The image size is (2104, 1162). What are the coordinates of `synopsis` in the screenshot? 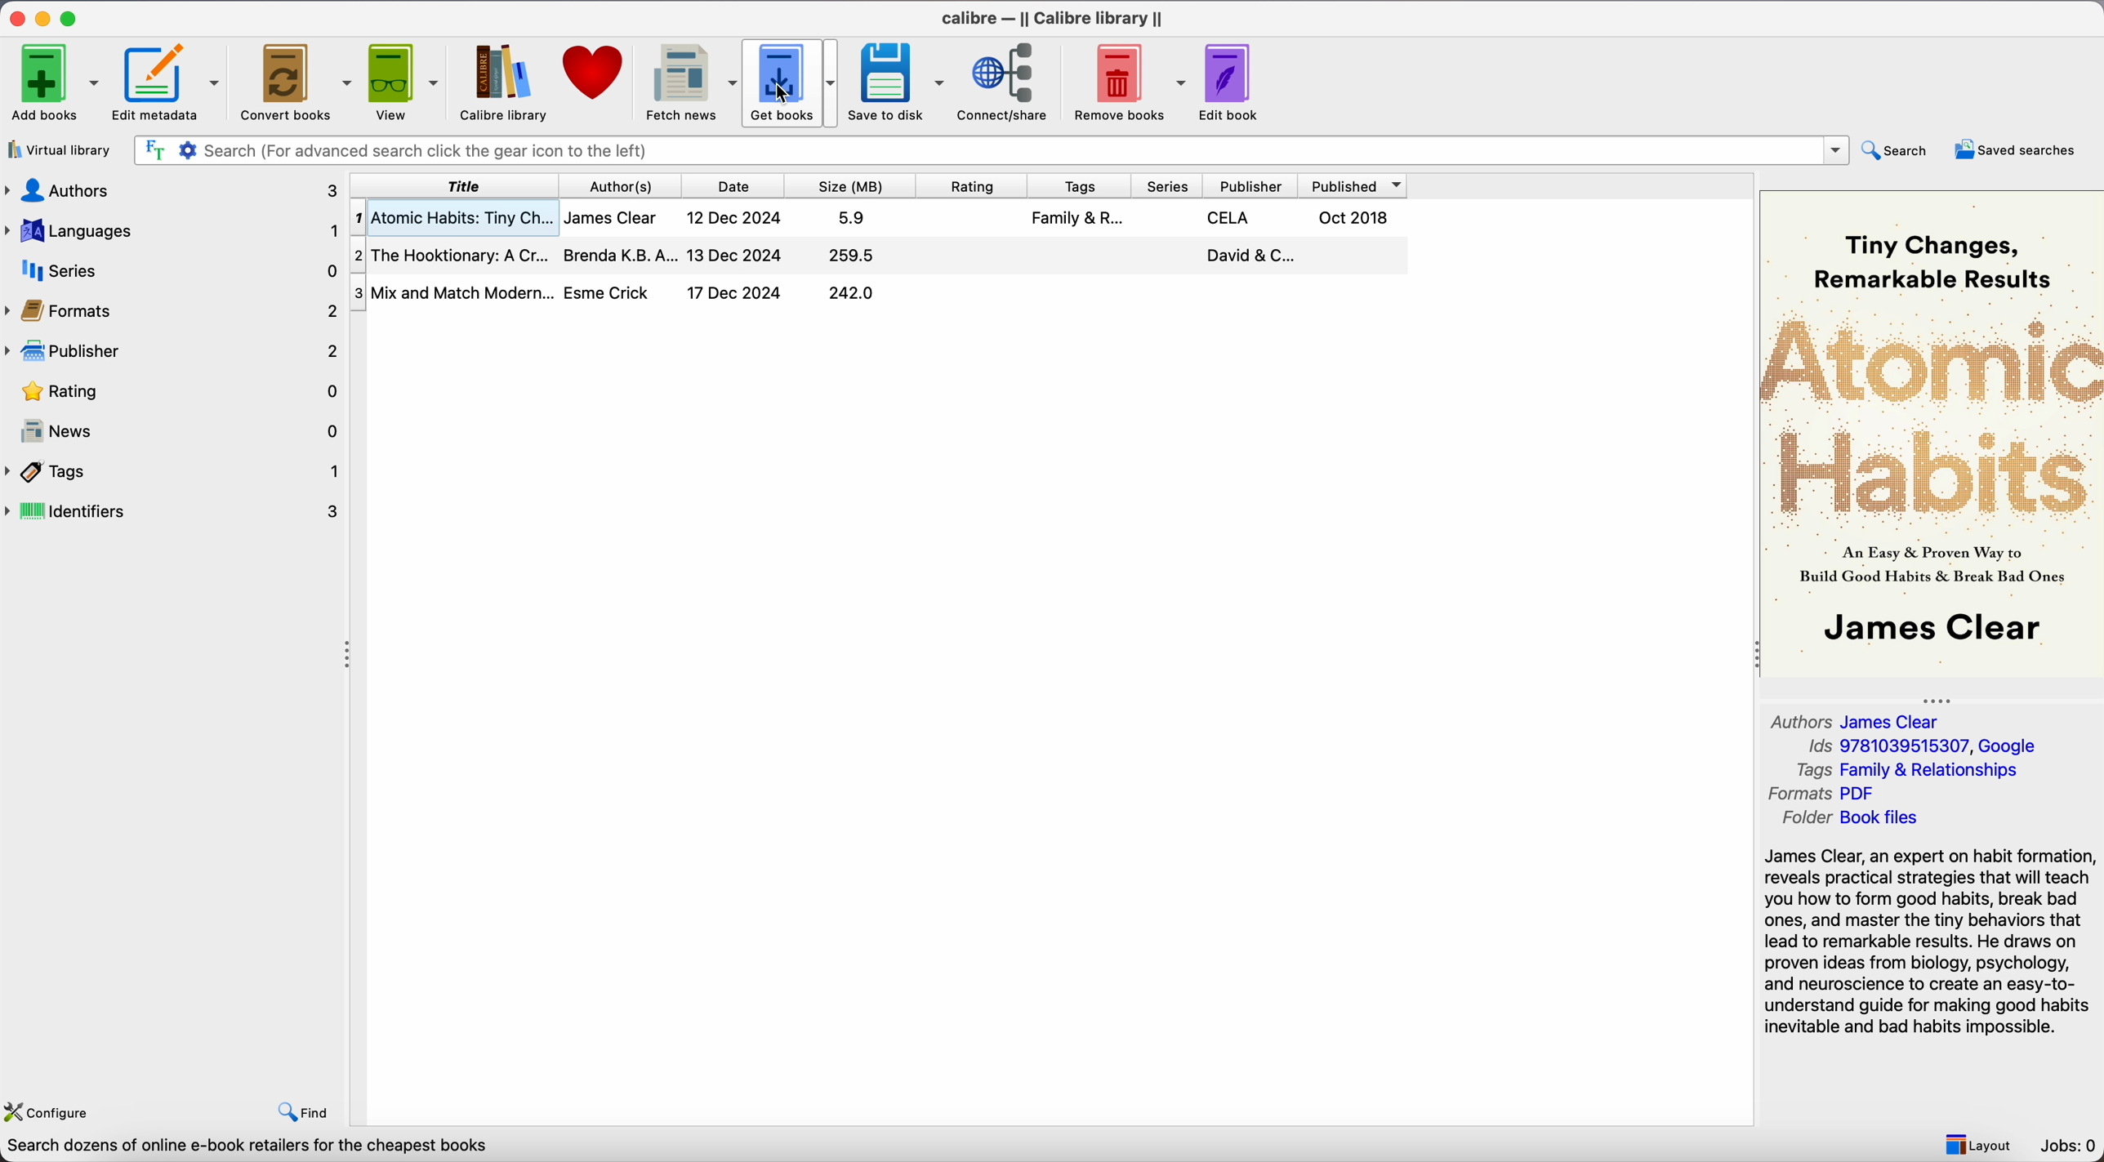 It's located at (1932, 942).